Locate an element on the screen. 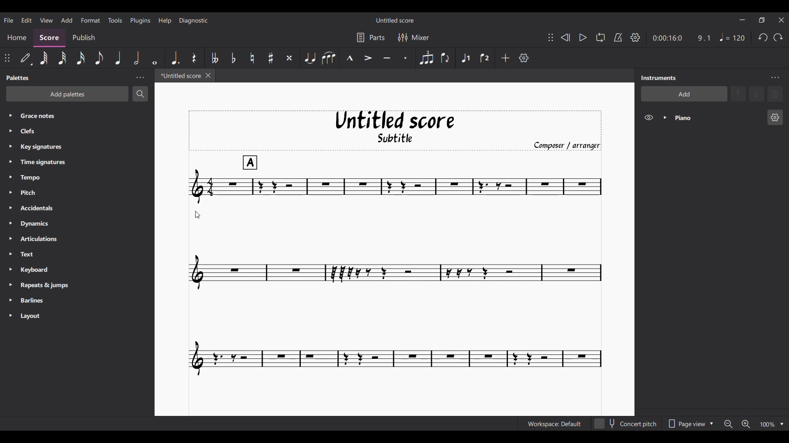  Tools menu is located at coordinates (115, 21).